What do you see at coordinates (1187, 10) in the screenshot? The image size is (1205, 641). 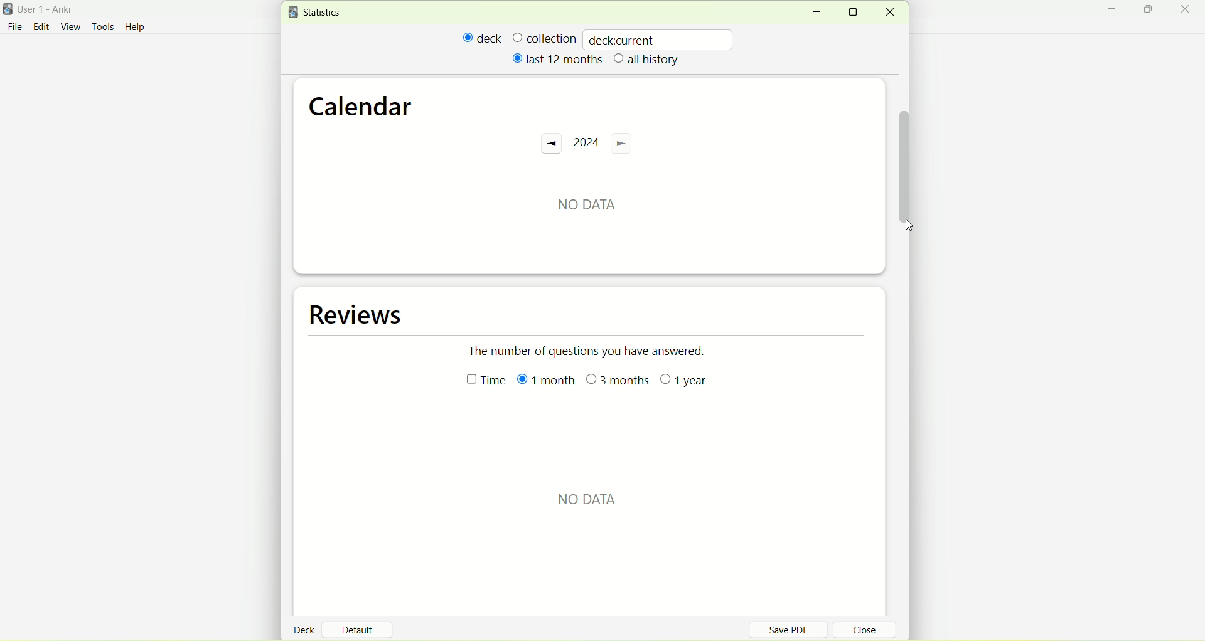 I see `close` at bounding box center [1187, 10].